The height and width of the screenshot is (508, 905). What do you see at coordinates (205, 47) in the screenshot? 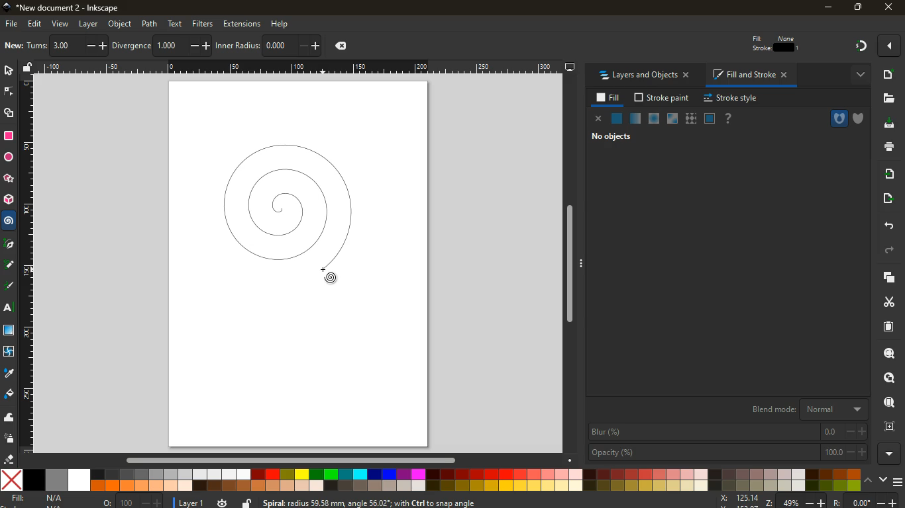
I see `middle` at bounding box center [205, 47].